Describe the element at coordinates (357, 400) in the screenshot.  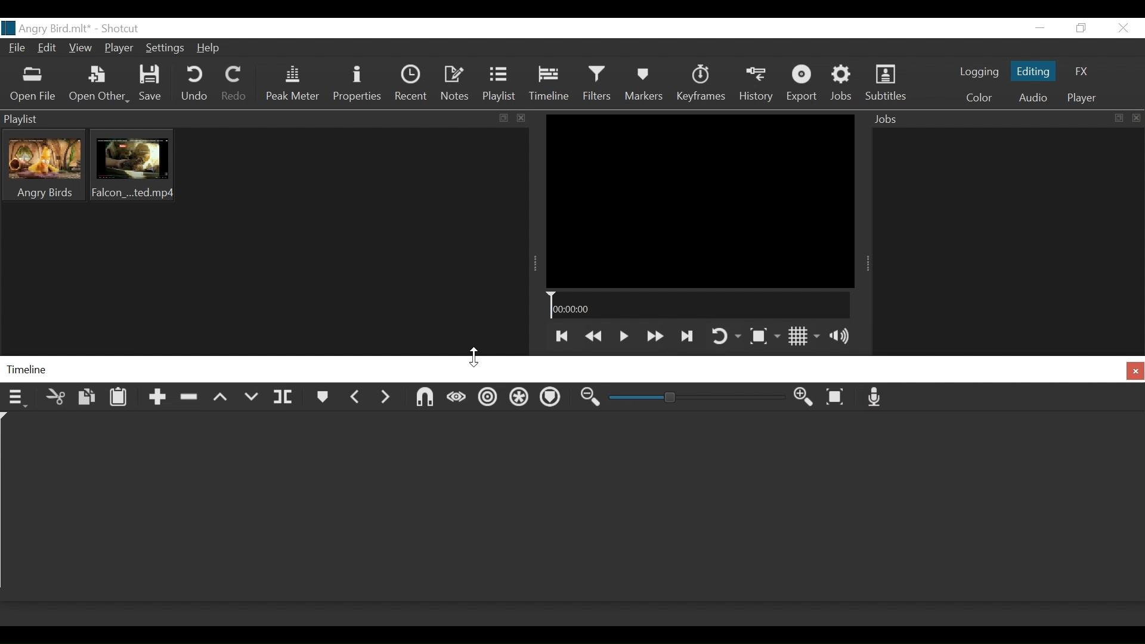
I see `Previous marker` at that location.